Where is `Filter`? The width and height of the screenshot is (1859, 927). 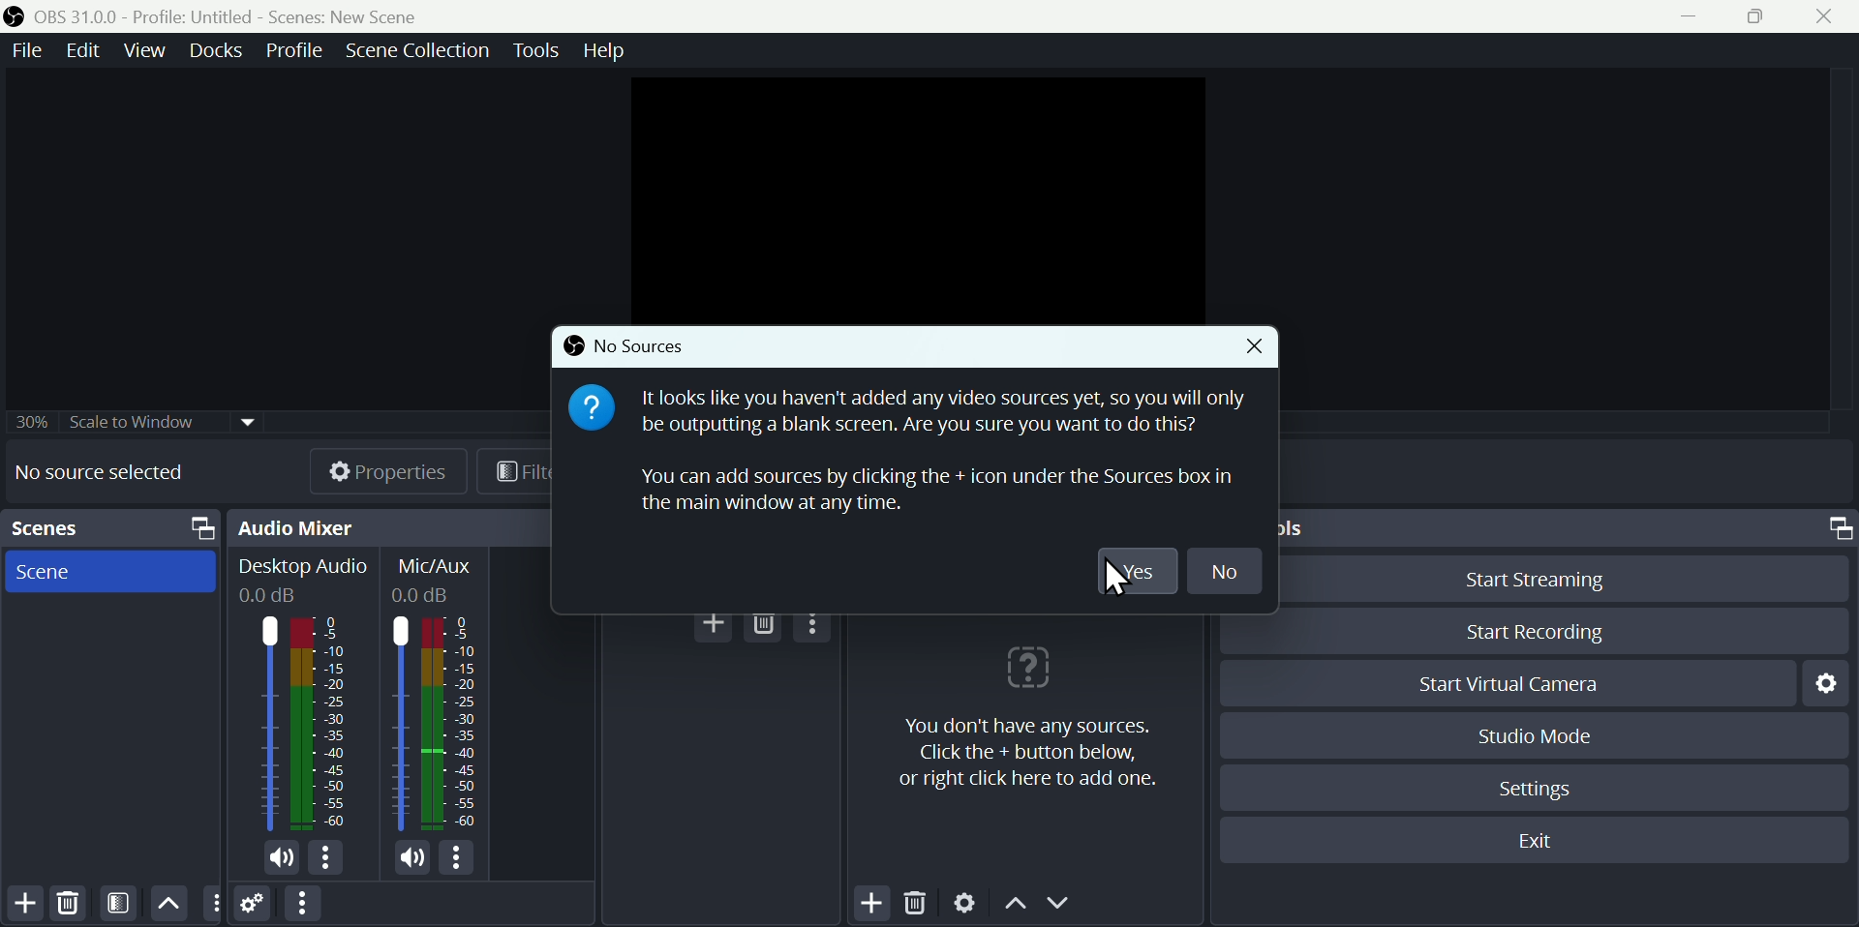
Filter is located at coordinates (117, 901).